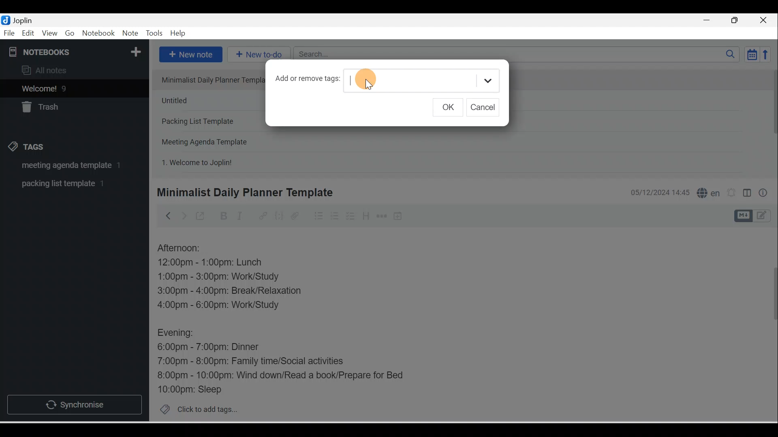  I want to click on New to-do, so click(257, 55).